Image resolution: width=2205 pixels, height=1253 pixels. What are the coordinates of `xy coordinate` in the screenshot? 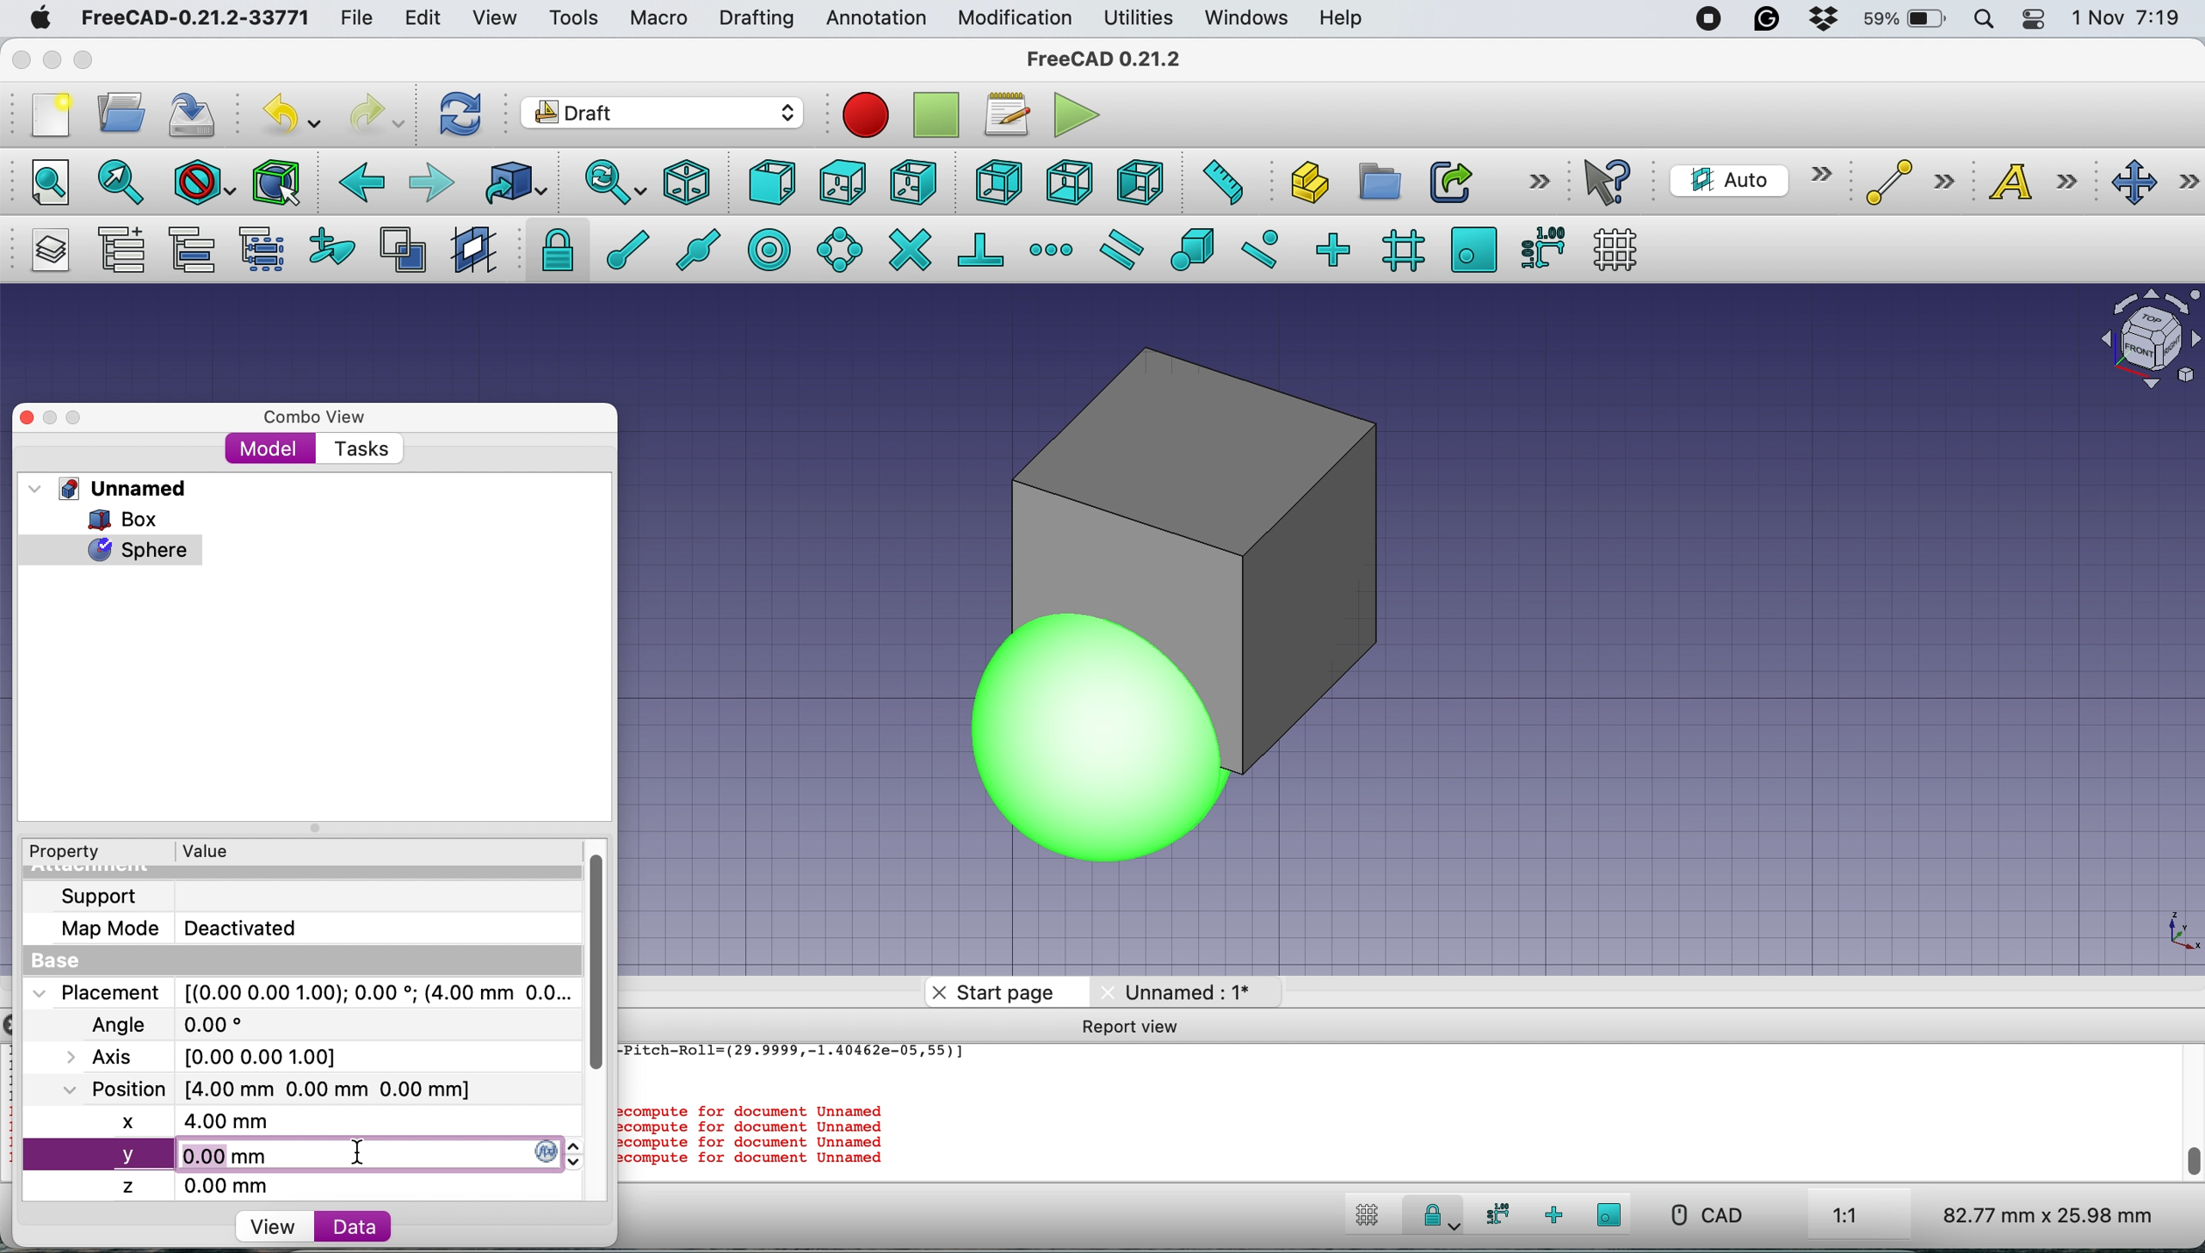 It's located at (2157, 935).